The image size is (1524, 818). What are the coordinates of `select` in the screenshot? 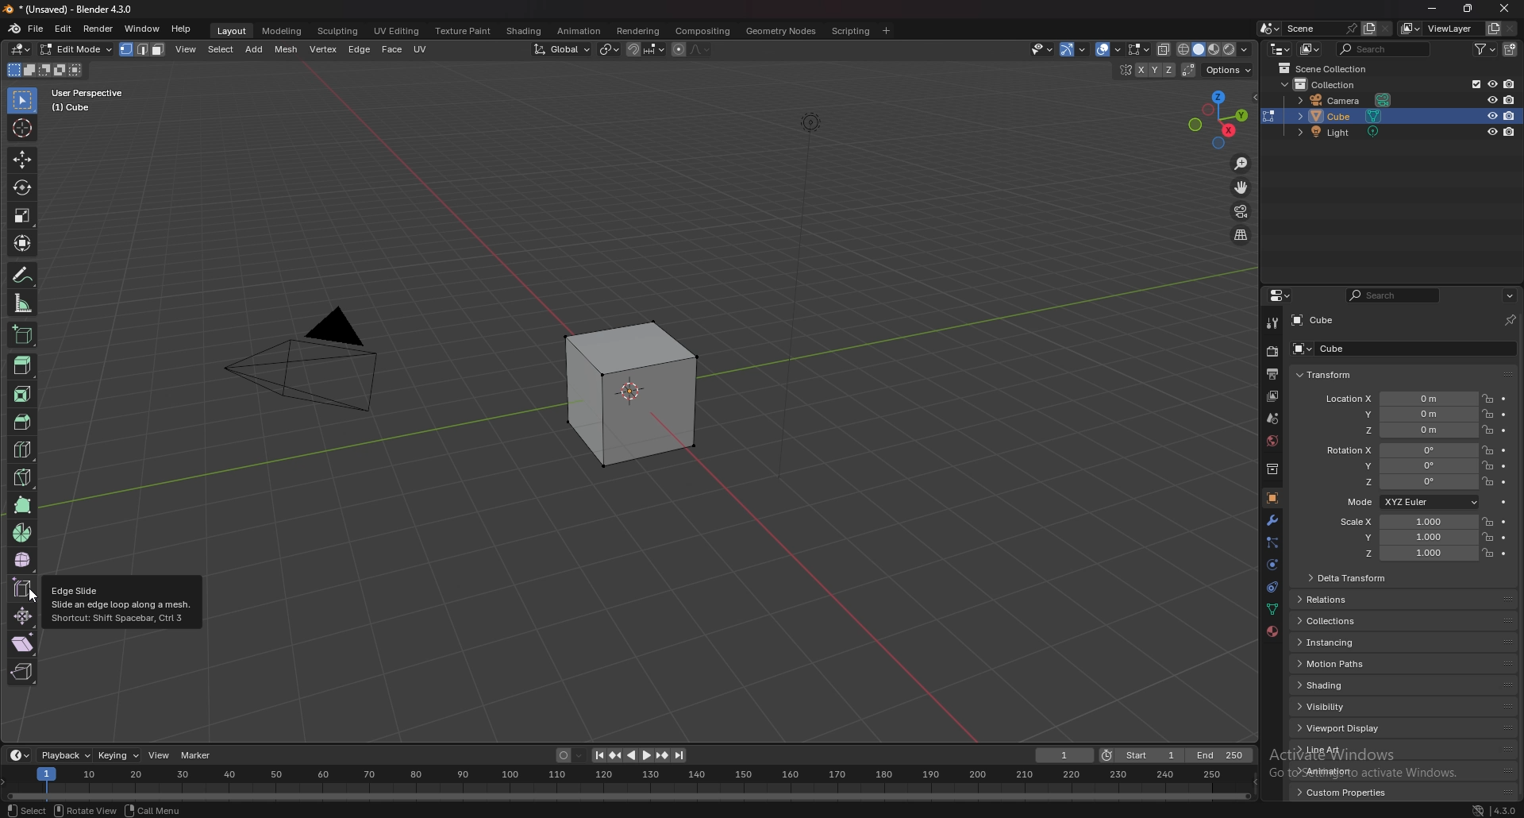 It's located at (23, 102).